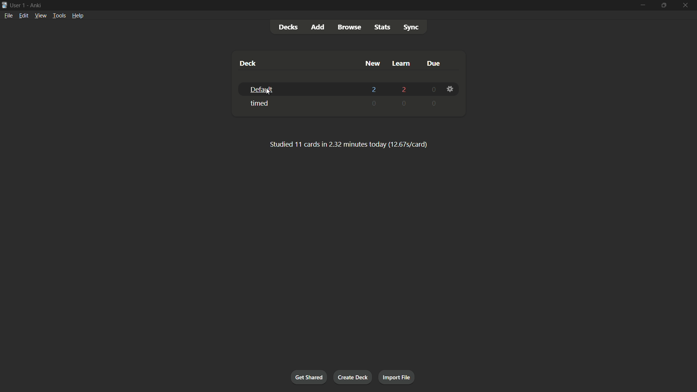 This screenshot has width=697, height=392. Describe the element at coordinates (308, 377) in the screenshot. I see `get shared` at that location.